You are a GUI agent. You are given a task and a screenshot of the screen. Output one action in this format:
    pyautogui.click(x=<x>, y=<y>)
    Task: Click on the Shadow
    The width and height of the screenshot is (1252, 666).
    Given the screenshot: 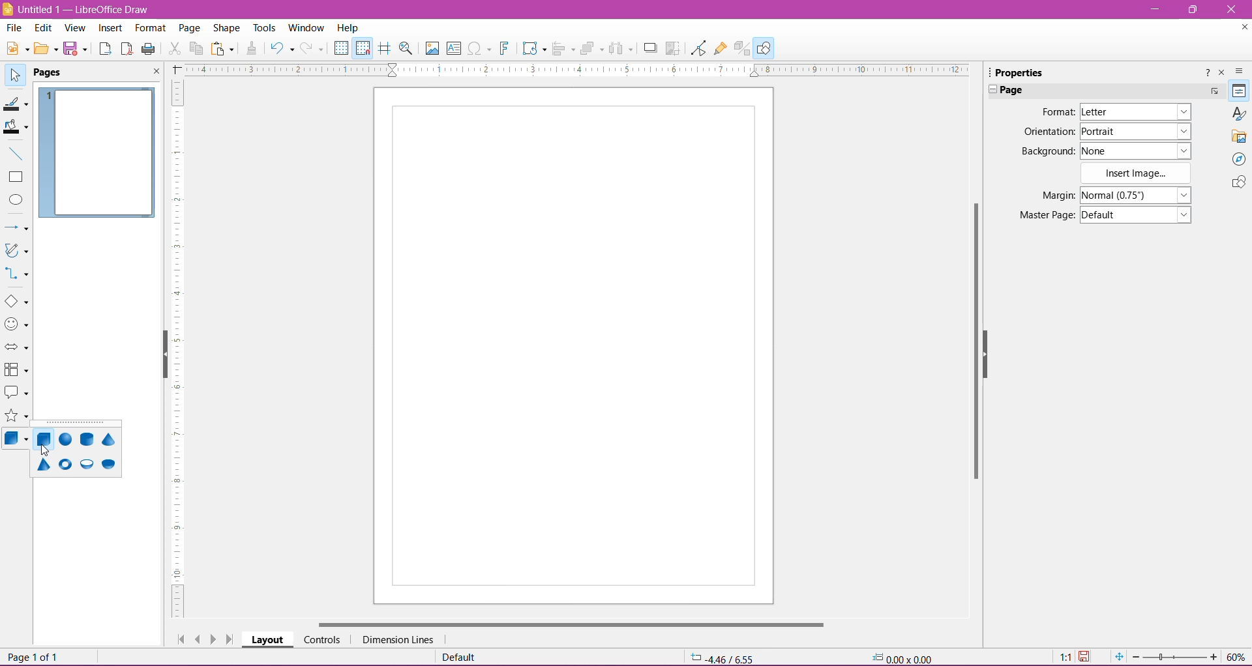 What is the action you would take?
    pyautogui.click(x=650, y=49)
    